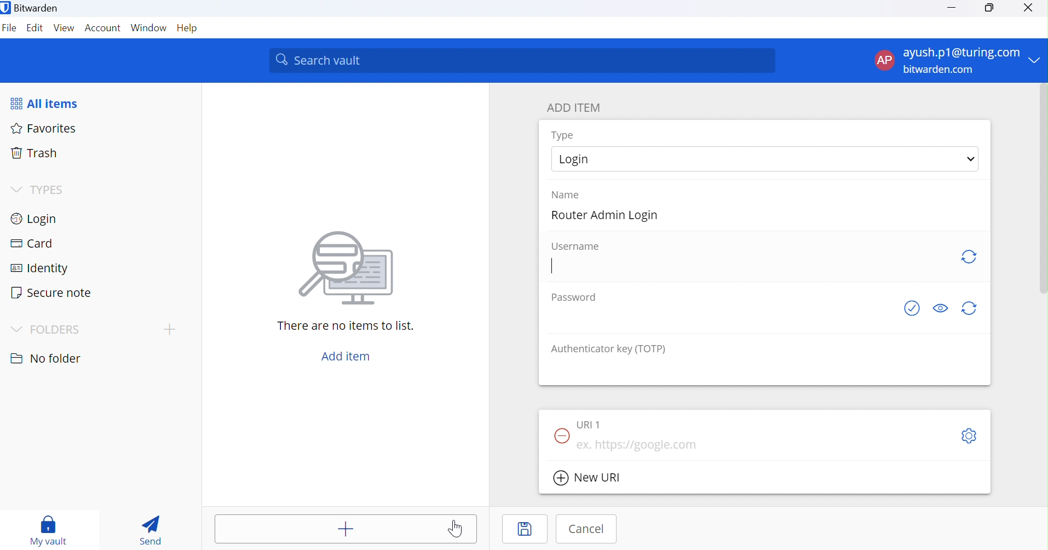 This screenshot has width=1048, height=550. I want to click on Account, so click(103, 28).